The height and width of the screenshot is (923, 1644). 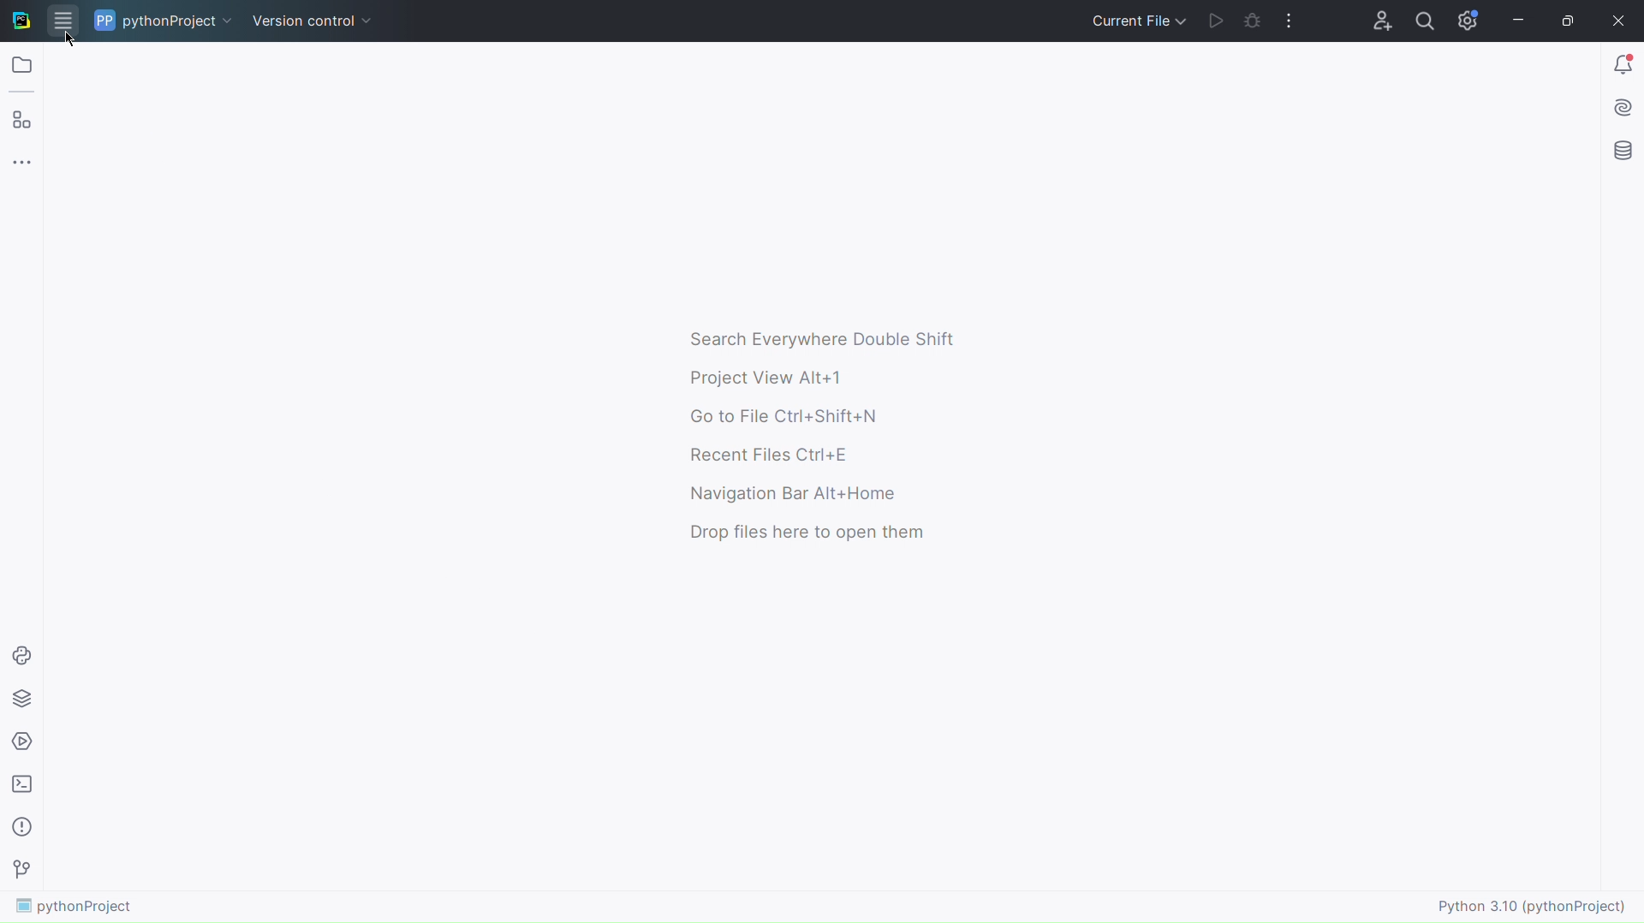 I want to click on Cursor , so click(x=74, y=41).